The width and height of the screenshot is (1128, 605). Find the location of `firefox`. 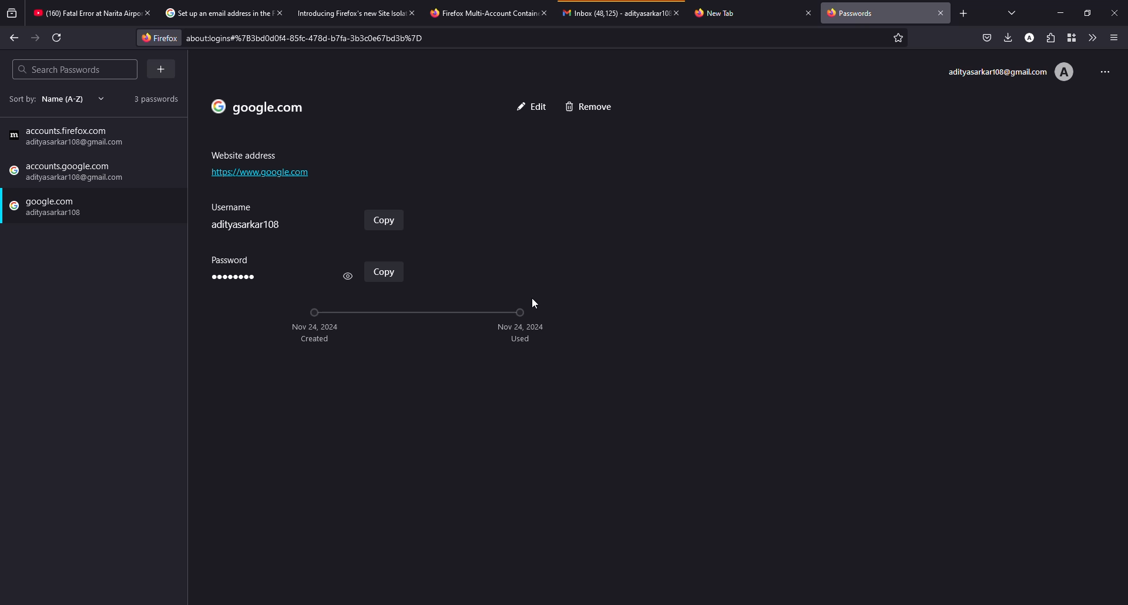

firefox is located at coordinates (156, 37).